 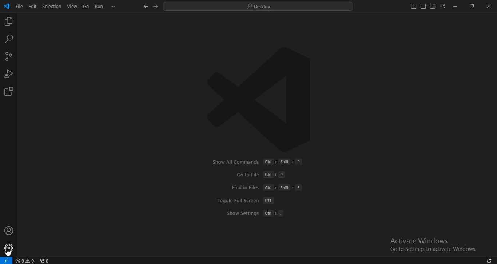 What do you see at coordinates (72, 7) in the screenshot?
I see `view` at bounding box center [72, 7].